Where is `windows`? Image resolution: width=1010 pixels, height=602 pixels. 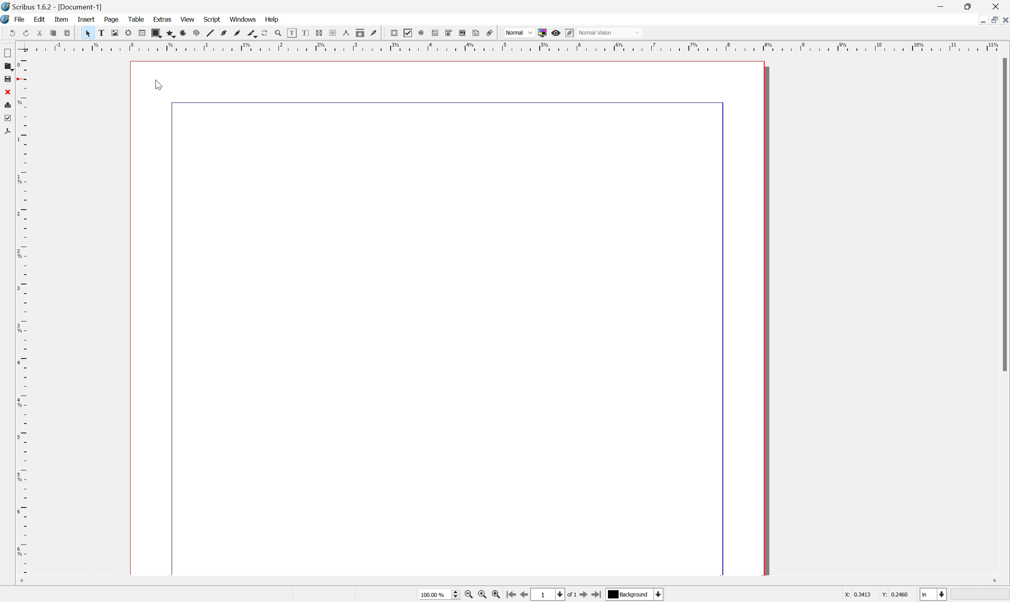
windows is located at coordinates (244, 20).